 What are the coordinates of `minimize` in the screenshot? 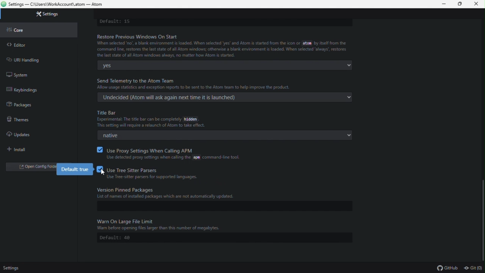 It's located at (445, 4).